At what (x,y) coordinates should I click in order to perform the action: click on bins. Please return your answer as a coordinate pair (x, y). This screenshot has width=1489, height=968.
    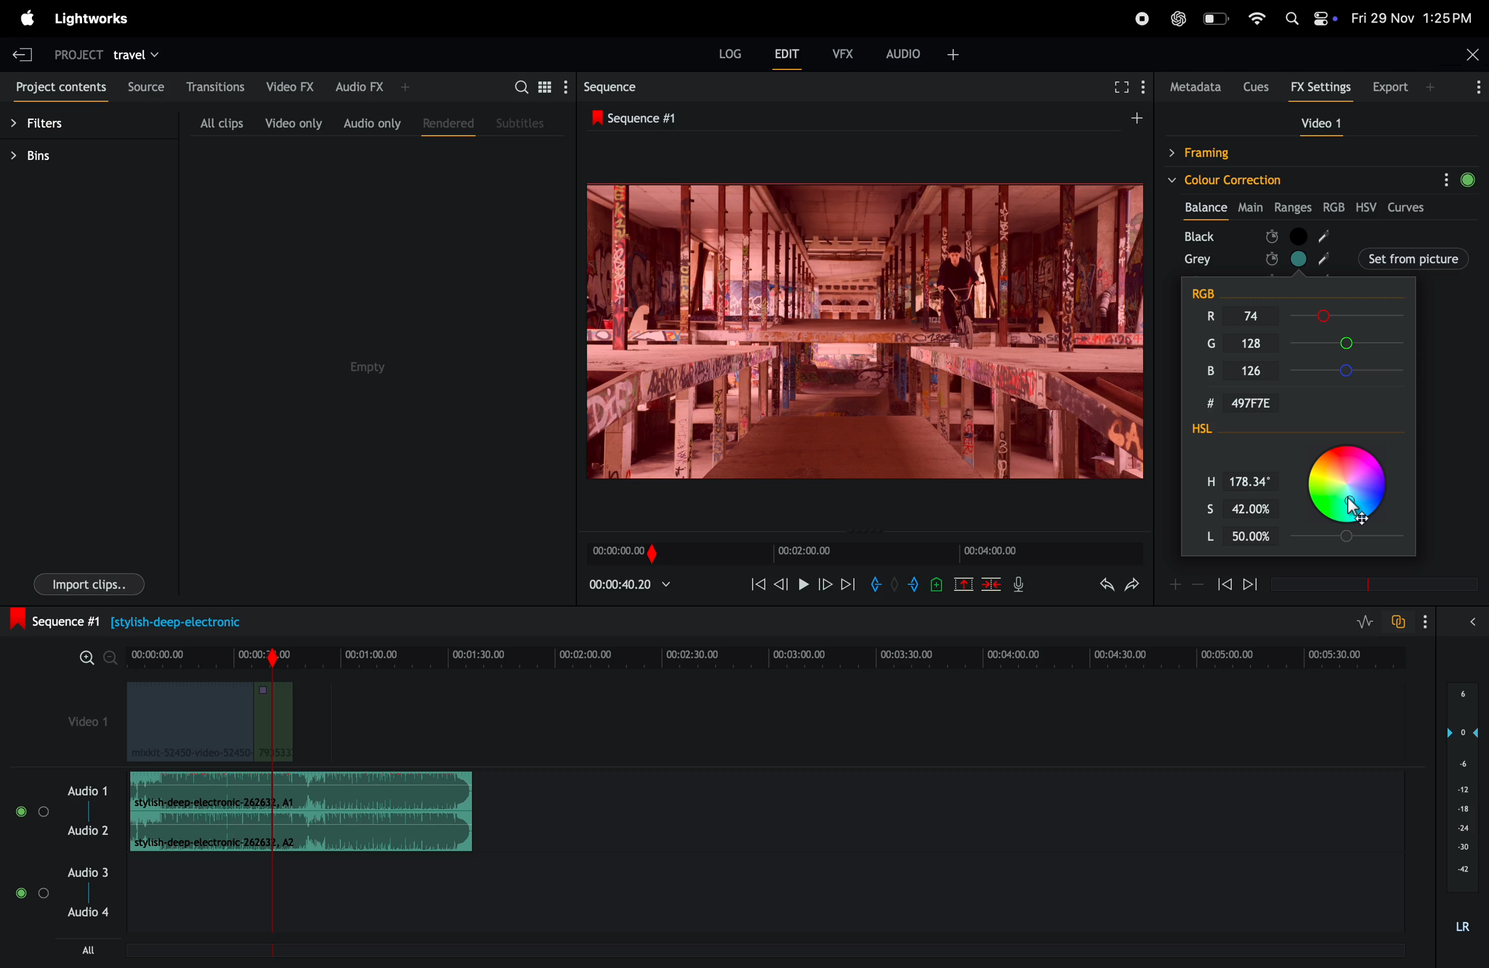
    Looking at the image, I should click on (46, 156).